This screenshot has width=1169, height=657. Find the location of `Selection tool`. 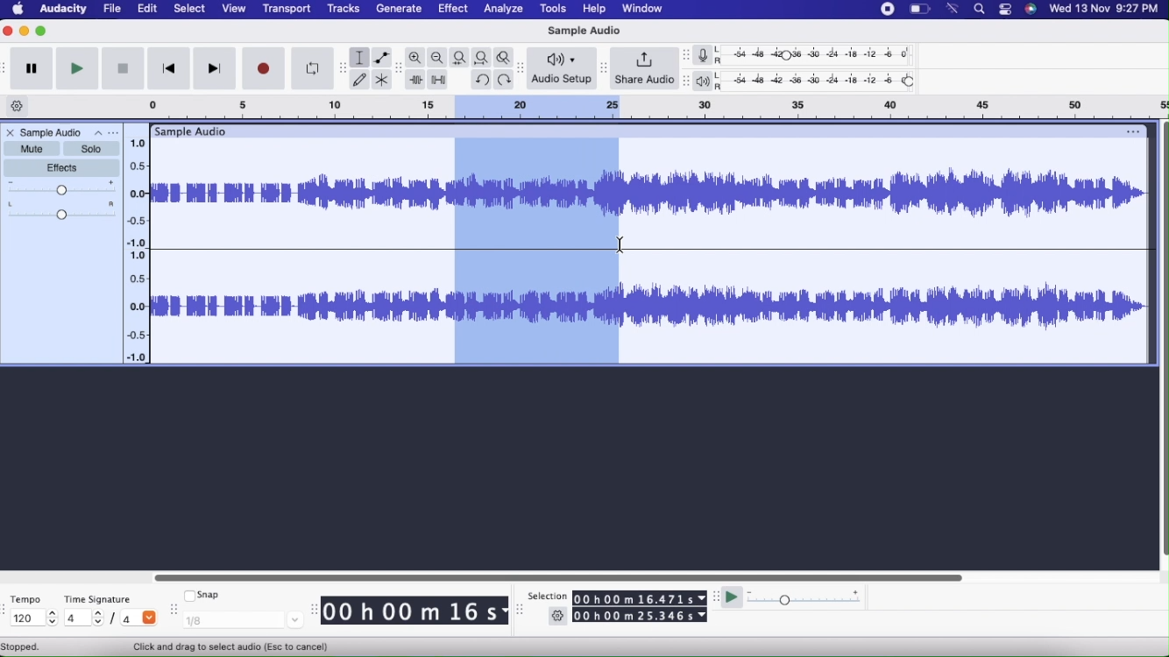

Selection tool is located at coordinates (360, 58).